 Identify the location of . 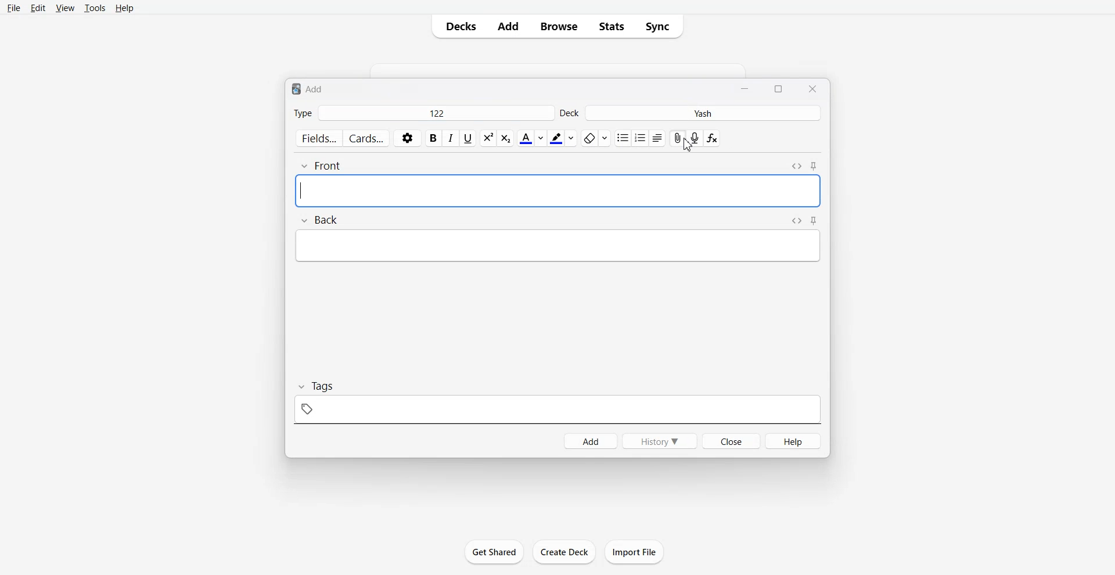
(686, 146).